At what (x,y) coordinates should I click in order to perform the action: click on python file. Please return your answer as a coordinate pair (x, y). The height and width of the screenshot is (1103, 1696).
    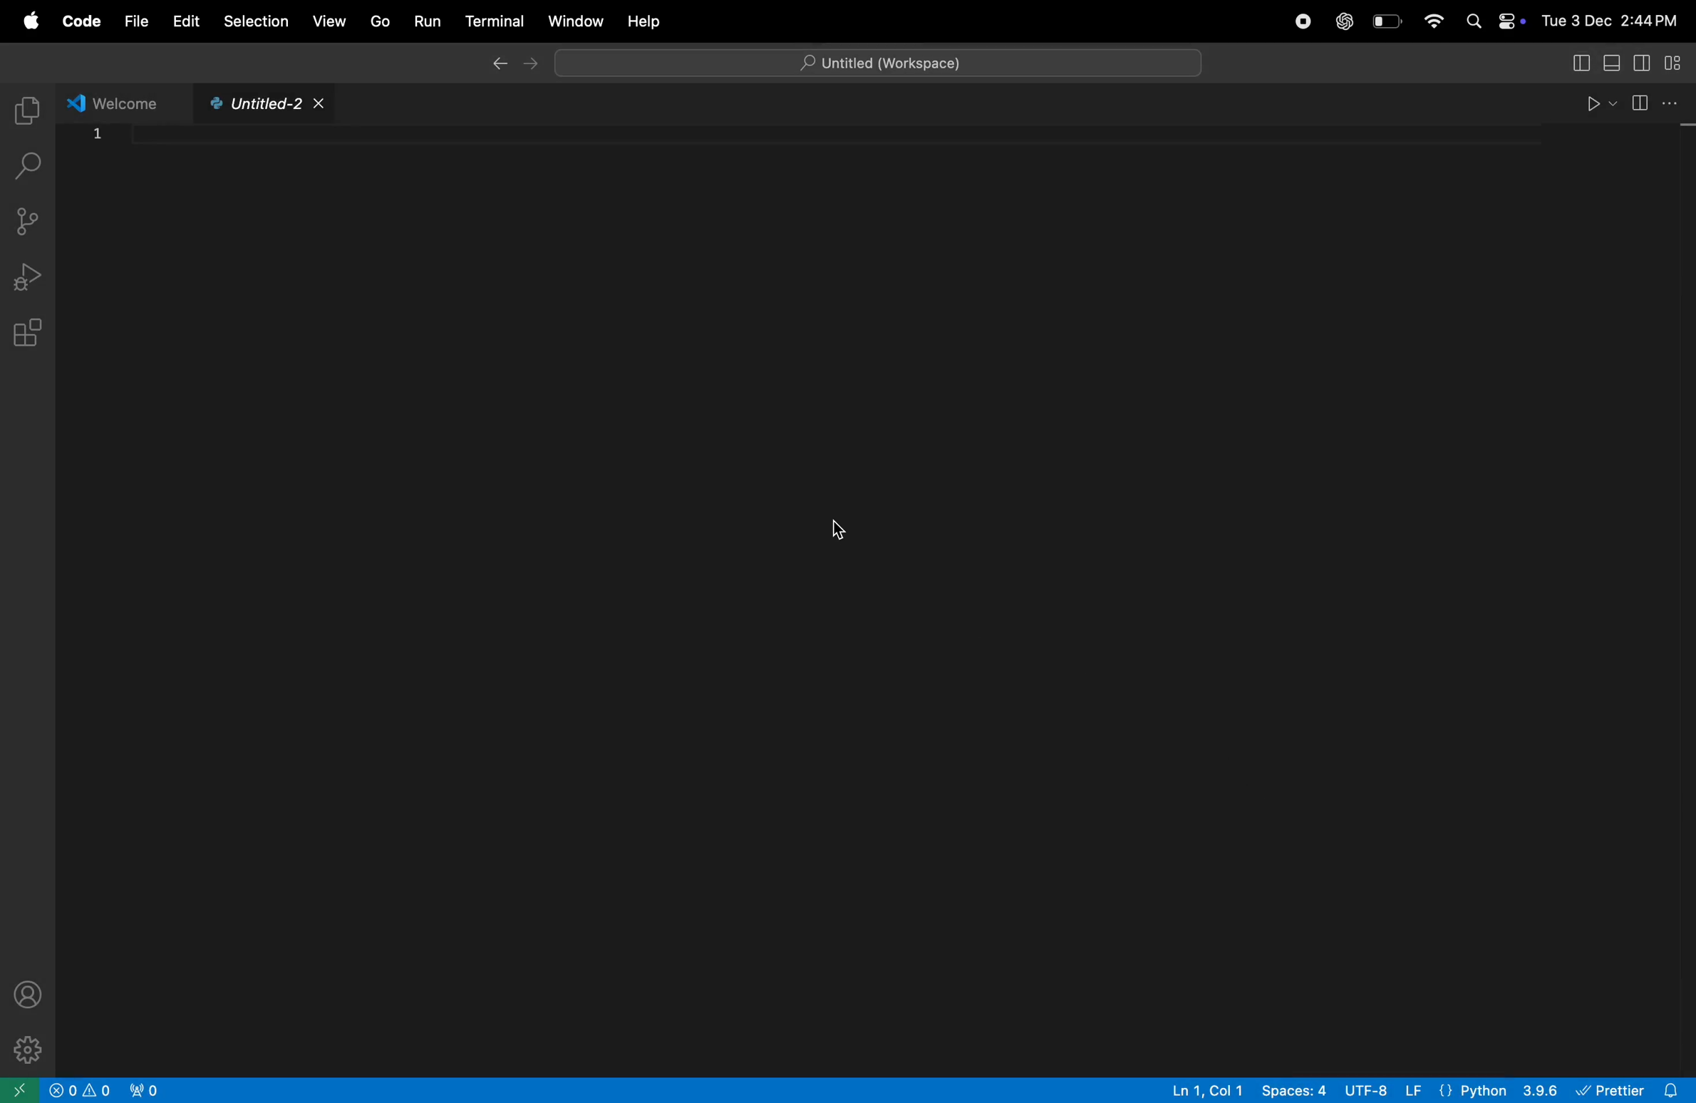
    Looking at the image, I should click on (260, 105).